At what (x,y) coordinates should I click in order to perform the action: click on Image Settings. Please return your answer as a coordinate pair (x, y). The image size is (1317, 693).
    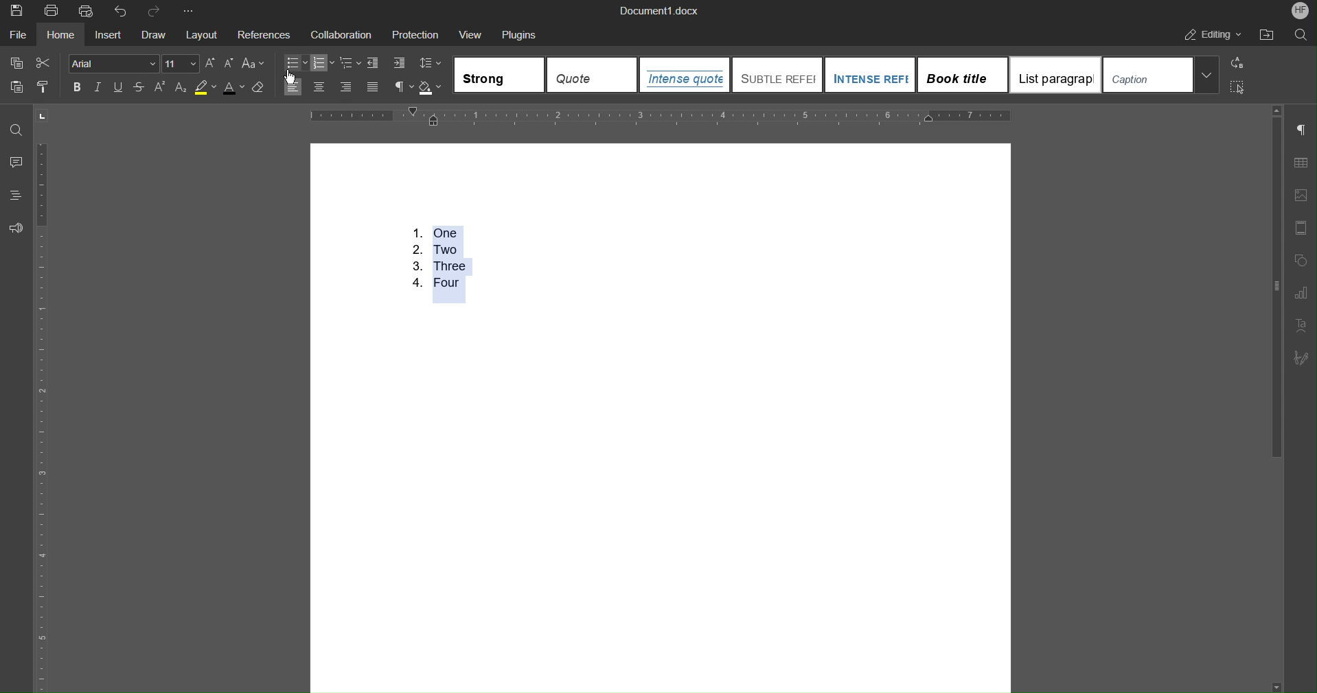
    Looking at the image, I should click on (1300, 196).